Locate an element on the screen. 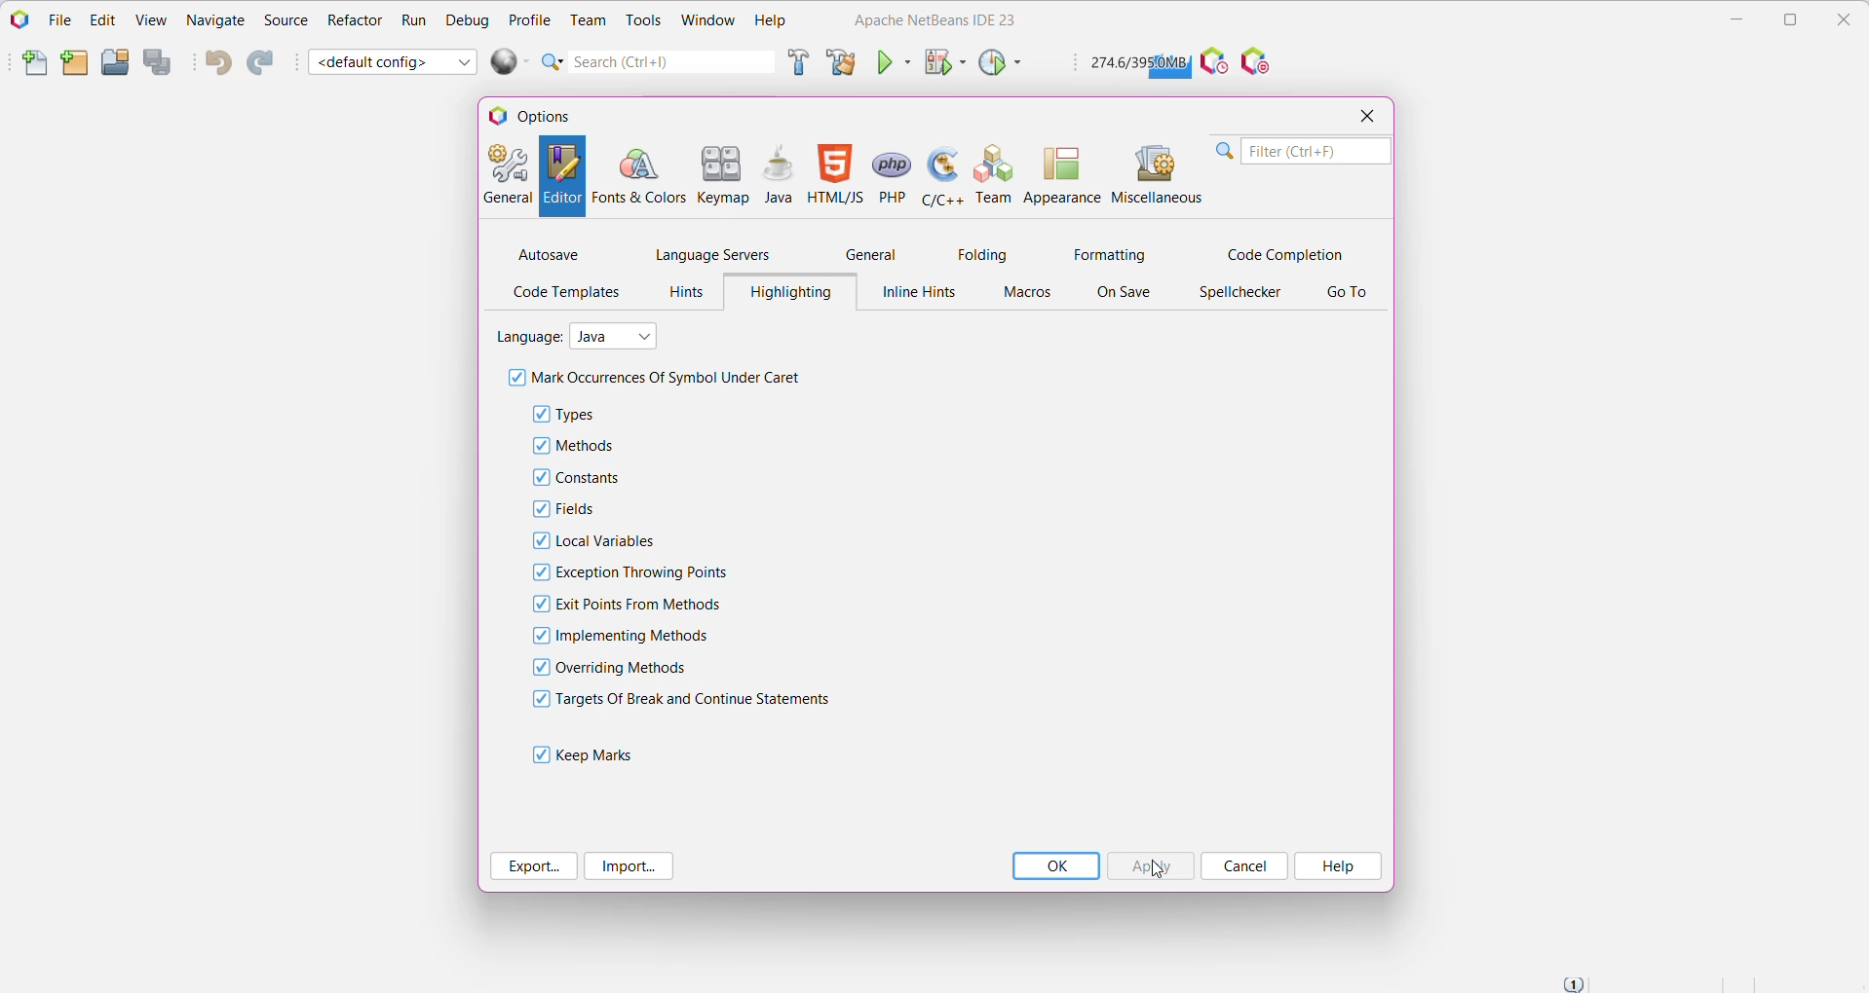 This screenshot has width=1869, height=993. Notifications is located at coordinates (1577, 981).